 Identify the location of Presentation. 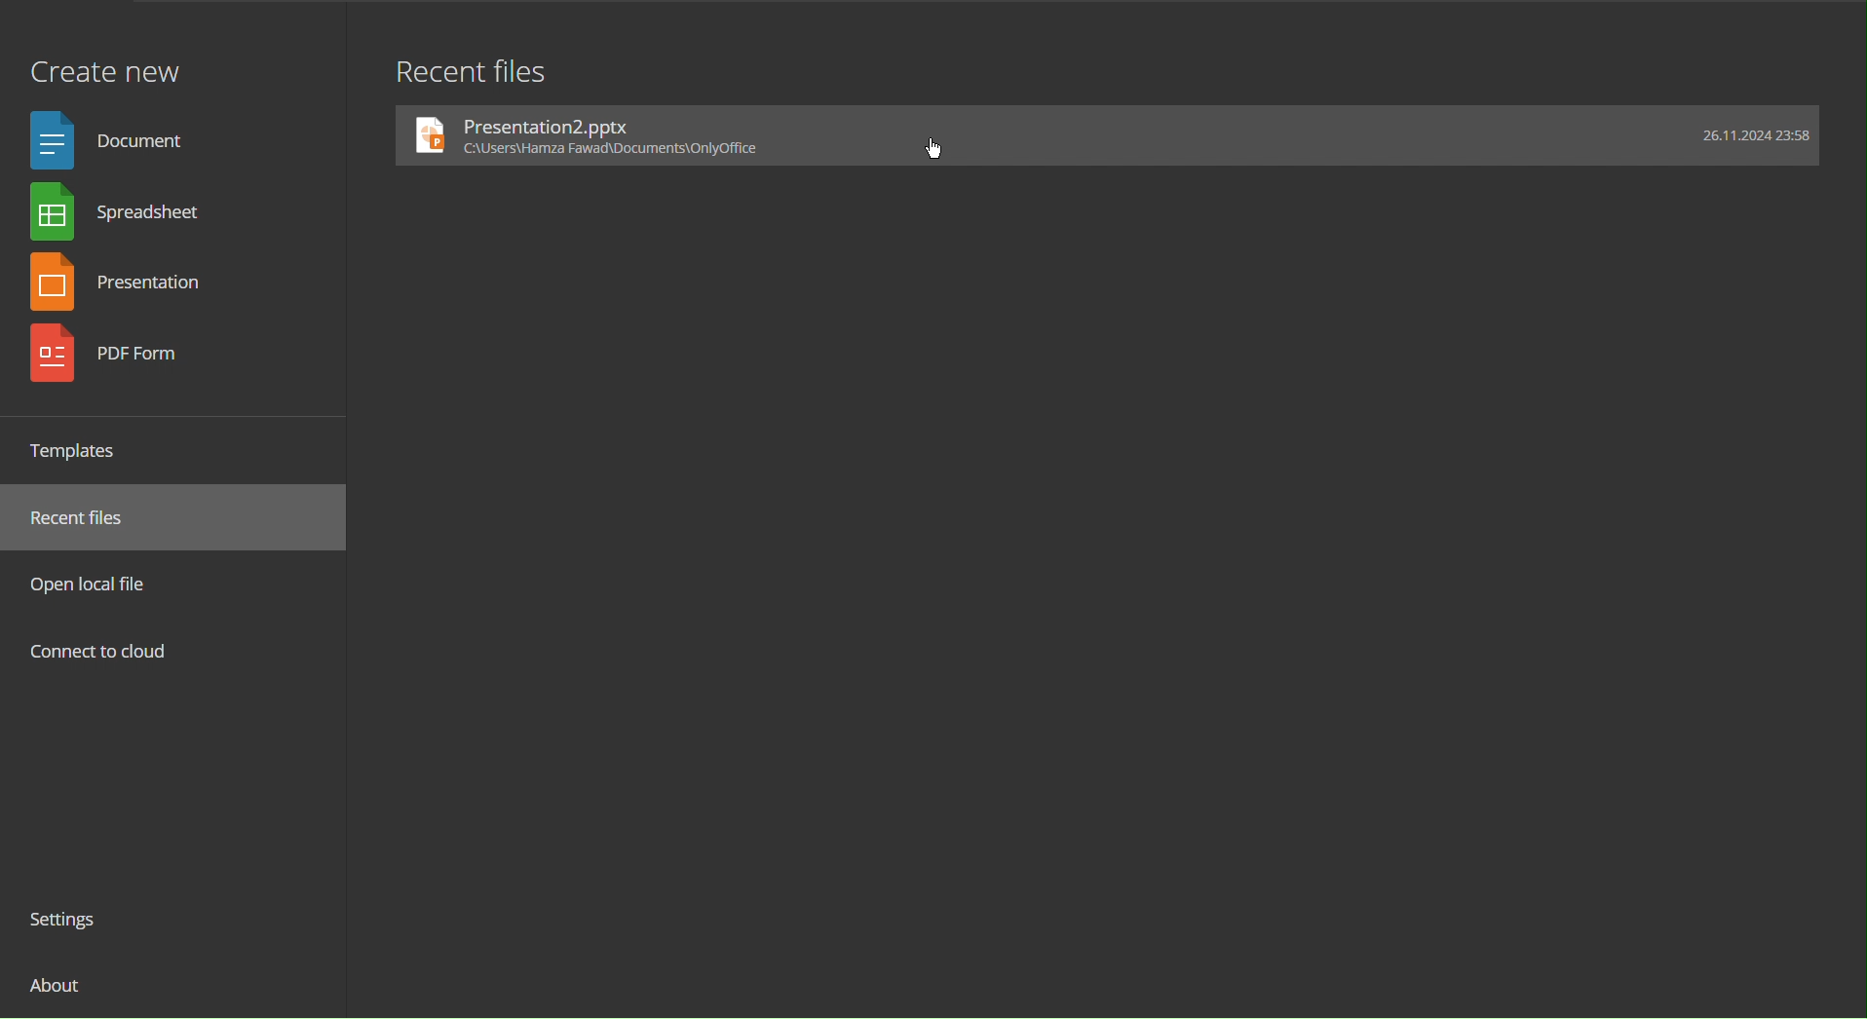
(127, 283).